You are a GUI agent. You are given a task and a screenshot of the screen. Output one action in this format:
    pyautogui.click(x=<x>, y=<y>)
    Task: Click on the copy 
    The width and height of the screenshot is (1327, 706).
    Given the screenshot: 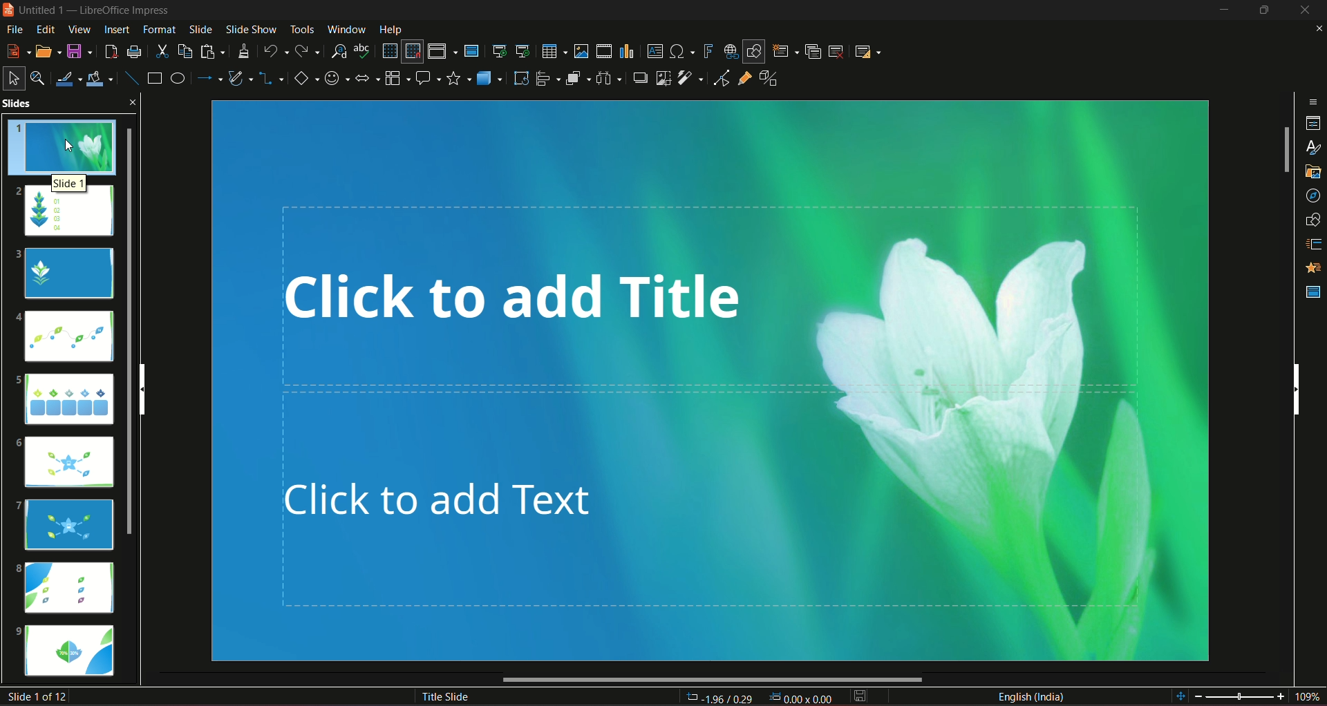 What is the action you would take?
    pyautogui.click(x=184, y=50)
    